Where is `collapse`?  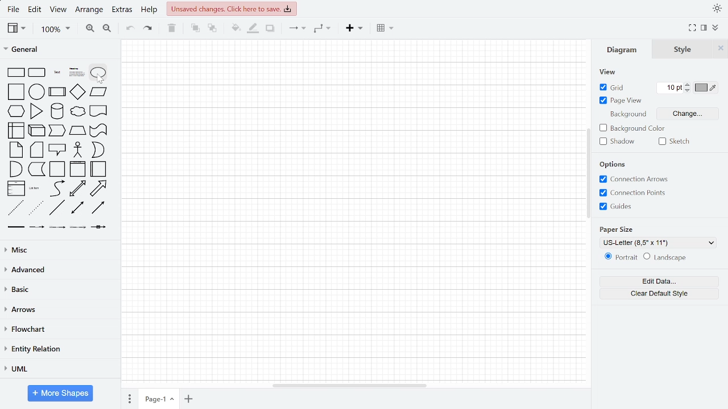
collapse is located at coordinates (715, 28).